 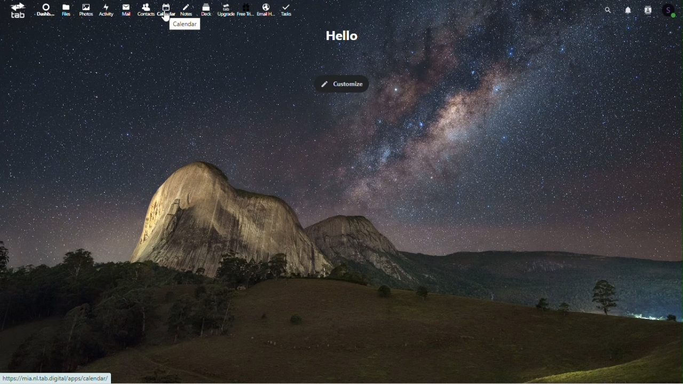 I want to click on calendar, so click(x=187, y=25).